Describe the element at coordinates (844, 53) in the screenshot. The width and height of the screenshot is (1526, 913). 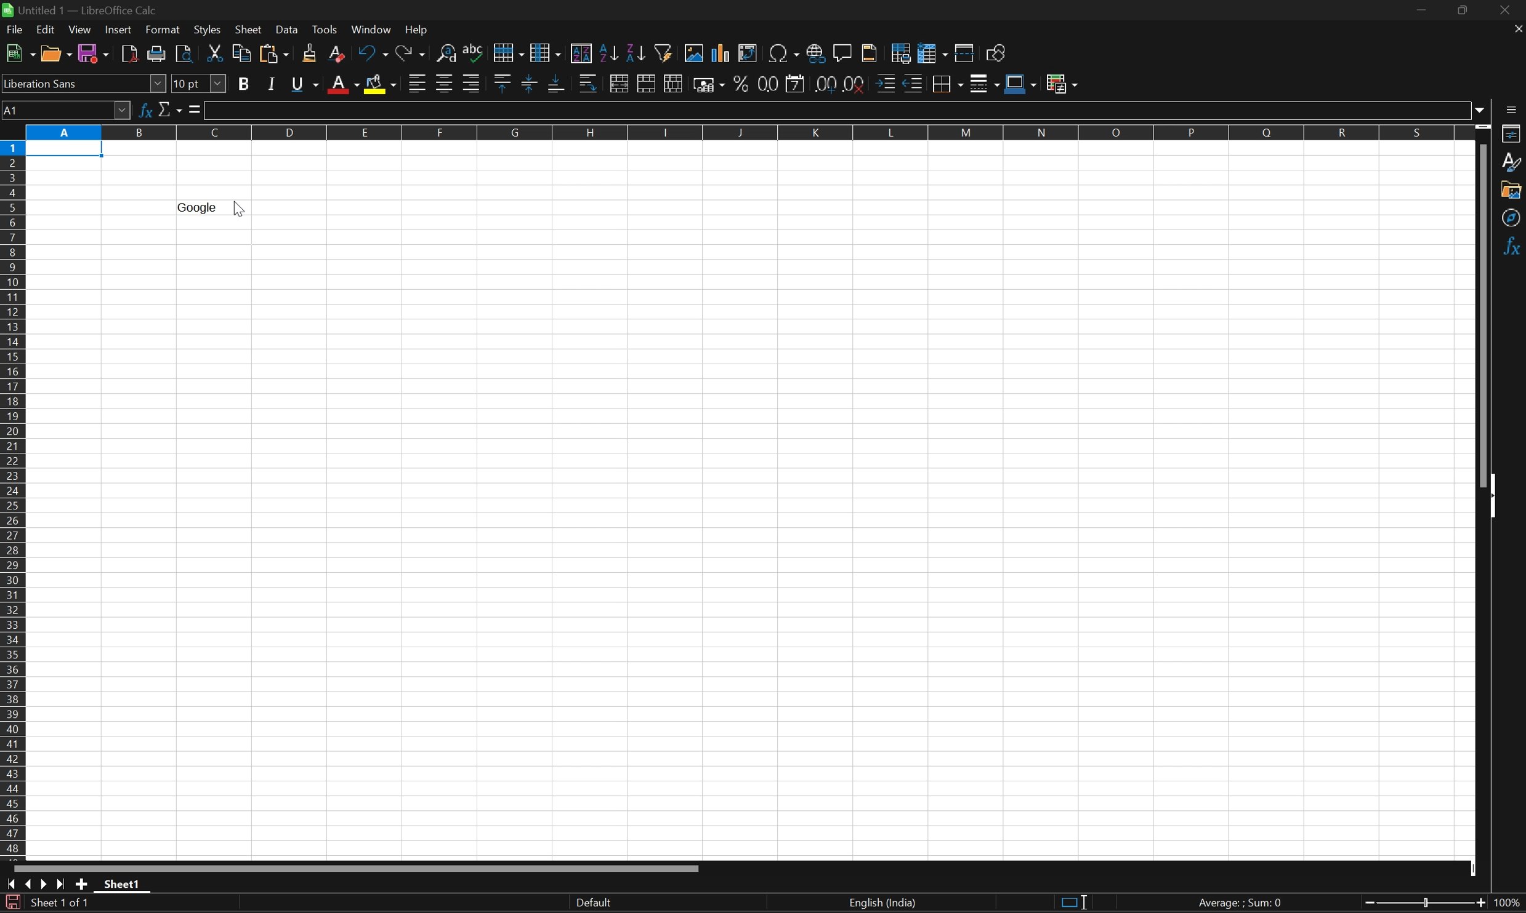
I see `Insert comment` at that location.